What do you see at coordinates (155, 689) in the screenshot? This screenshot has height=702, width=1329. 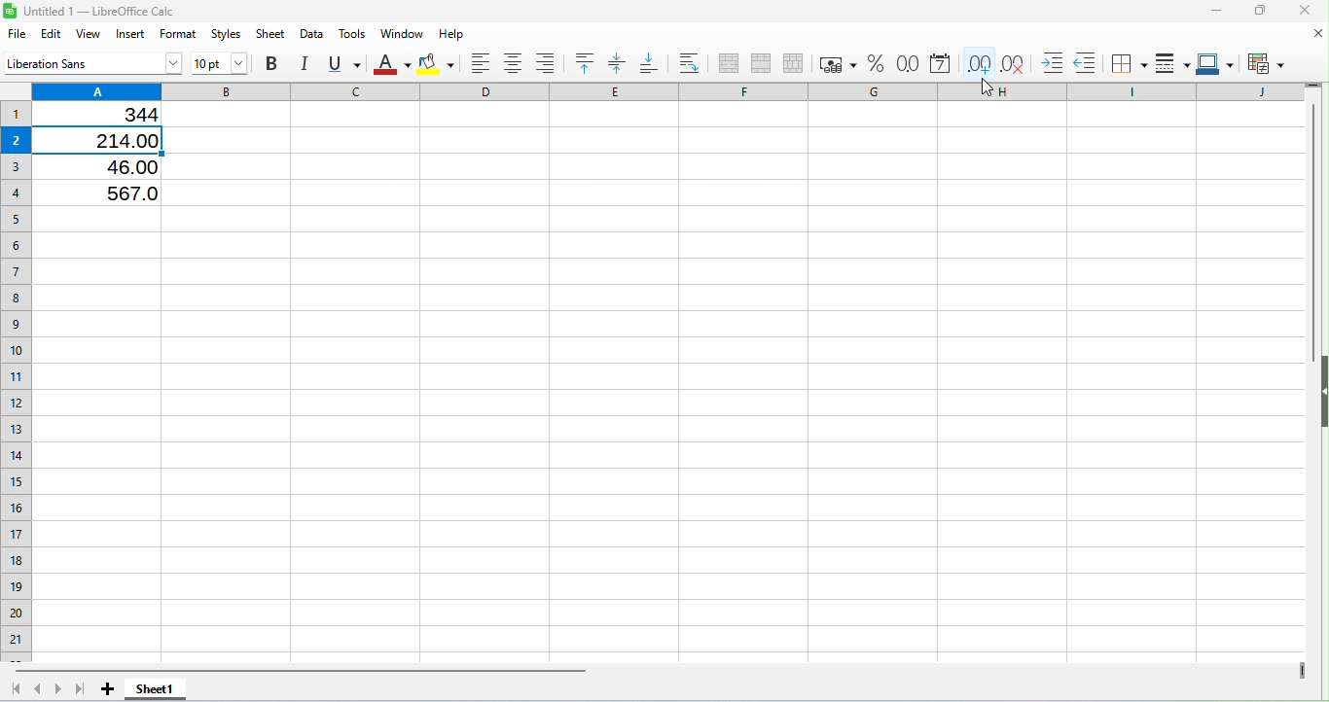 I see `Sheet1` at bounding box center [155, 689].